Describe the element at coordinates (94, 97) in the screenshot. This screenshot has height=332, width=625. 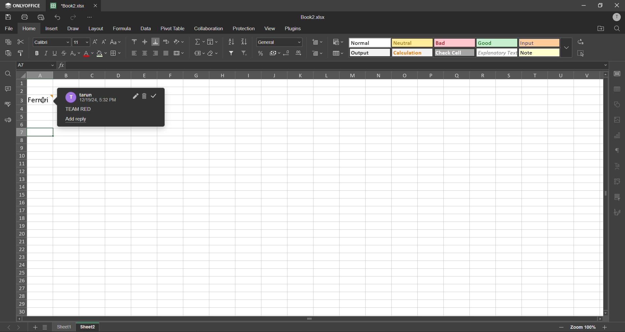
I see `profile and timestamp` at that location.